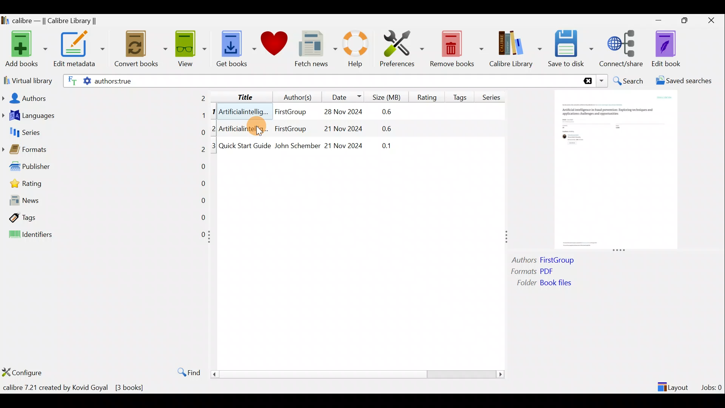 The width and height of the screenshot is (725, 408). What do you see at coordinates (457, 48) in the screenshot?
I see `Remove books` at bounding box center [457, 48].